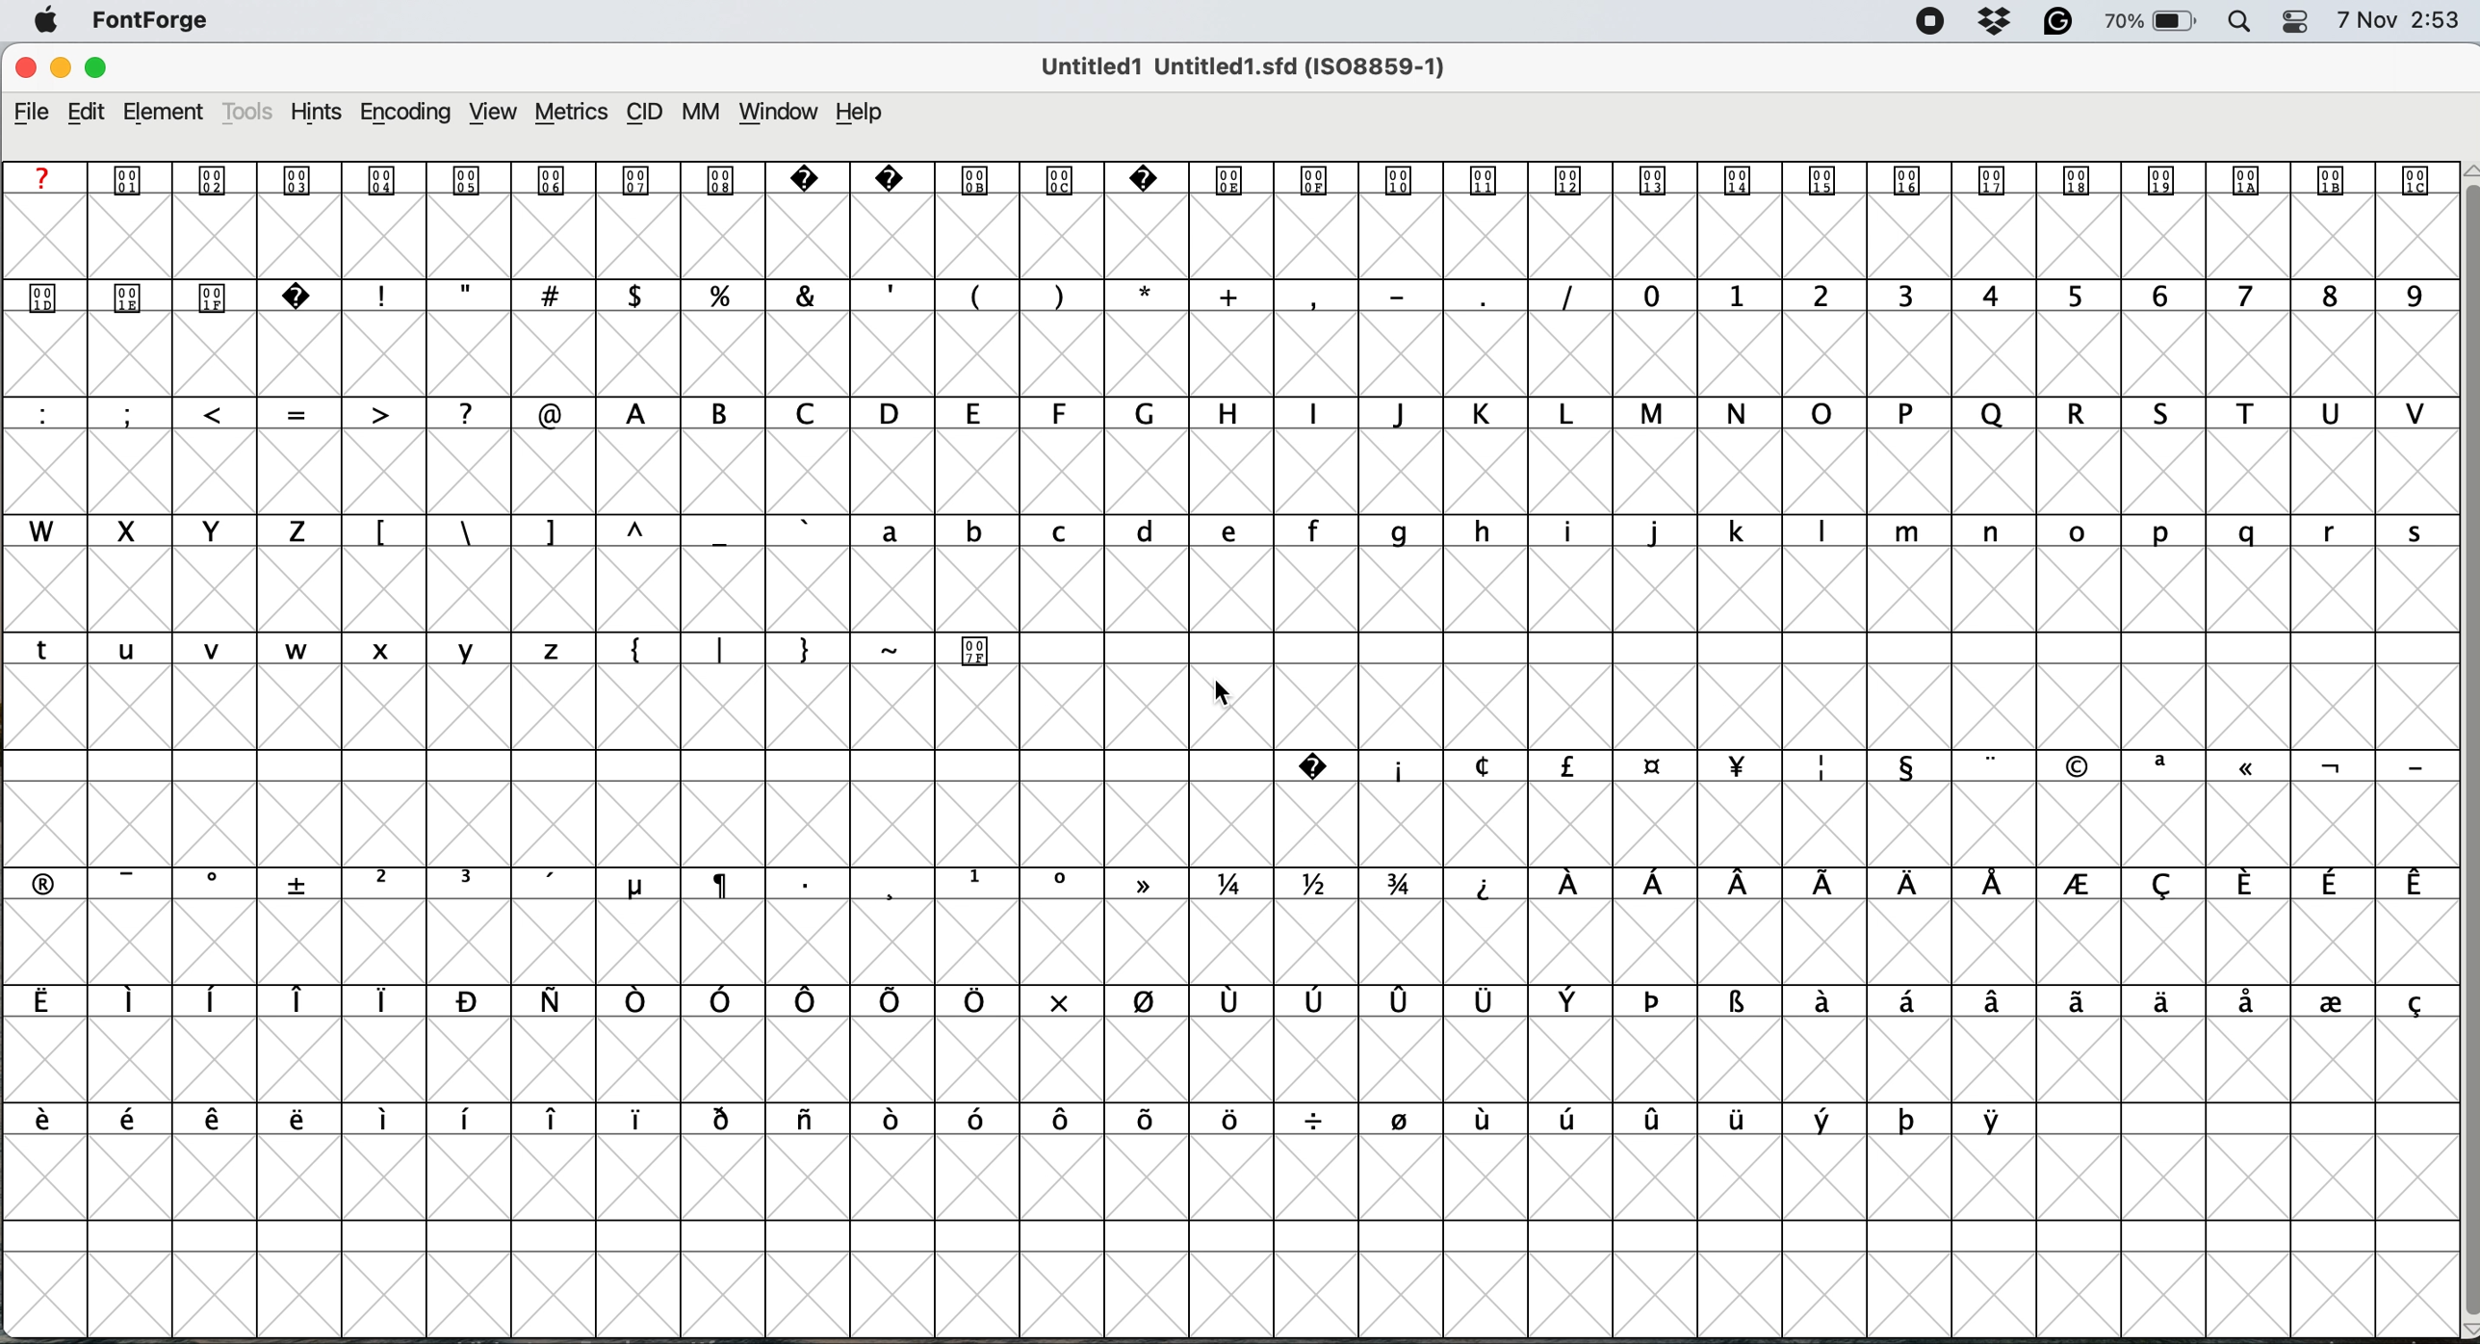  Describe the element at coordinates (708, 115) in the screenshot. I see `mm` at that location.